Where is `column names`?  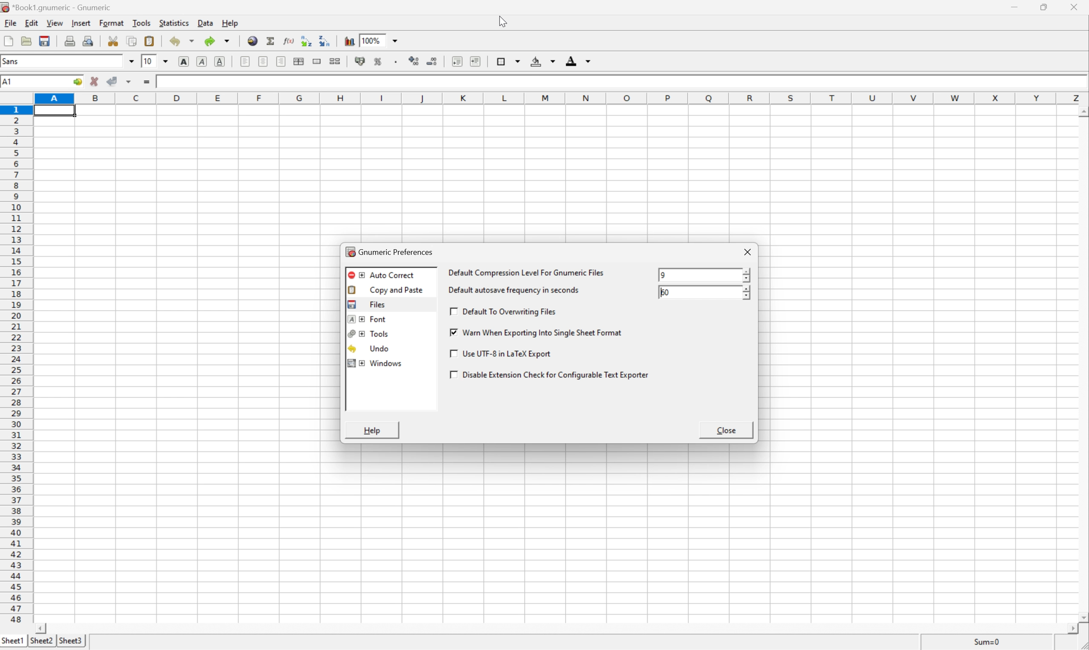 column names is located at coordinates (562, 100).